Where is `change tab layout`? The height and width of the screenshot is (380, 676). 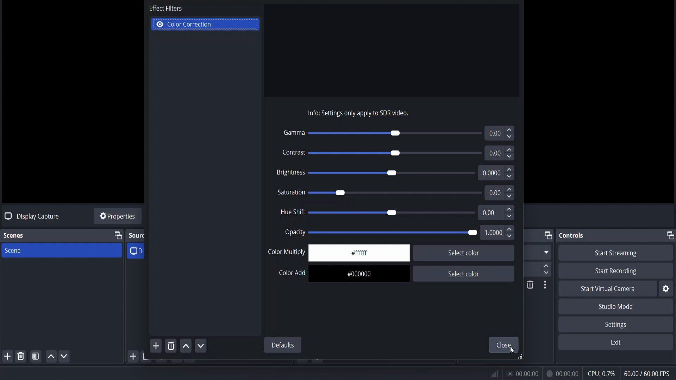 change tab layout is located at coordinates (547, 236).